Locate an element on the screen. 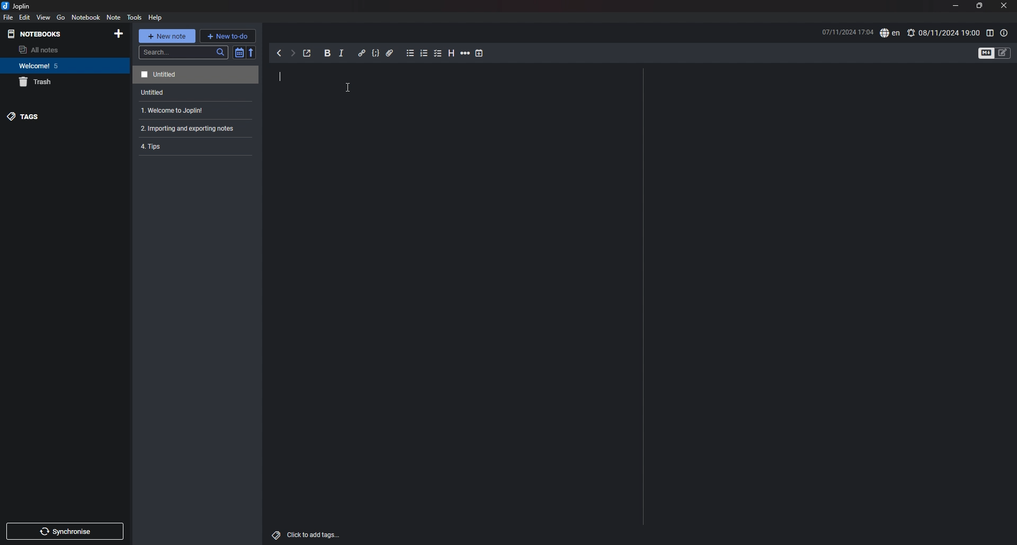  new todo is located at coordinates (228, 36).